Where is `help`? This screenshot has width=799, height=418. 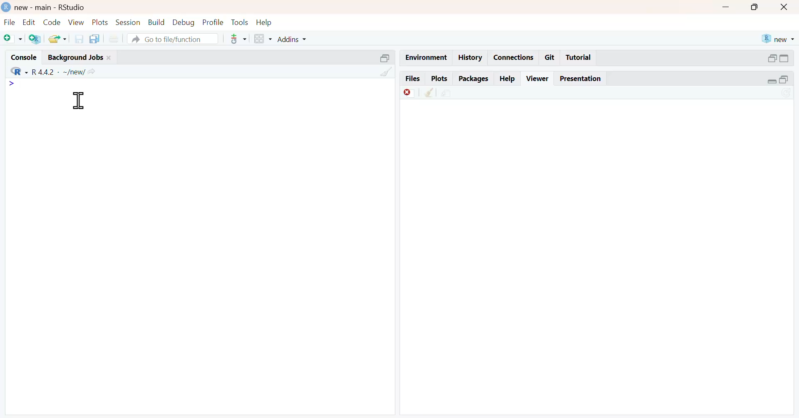 help is located at coordinates (508, 77).